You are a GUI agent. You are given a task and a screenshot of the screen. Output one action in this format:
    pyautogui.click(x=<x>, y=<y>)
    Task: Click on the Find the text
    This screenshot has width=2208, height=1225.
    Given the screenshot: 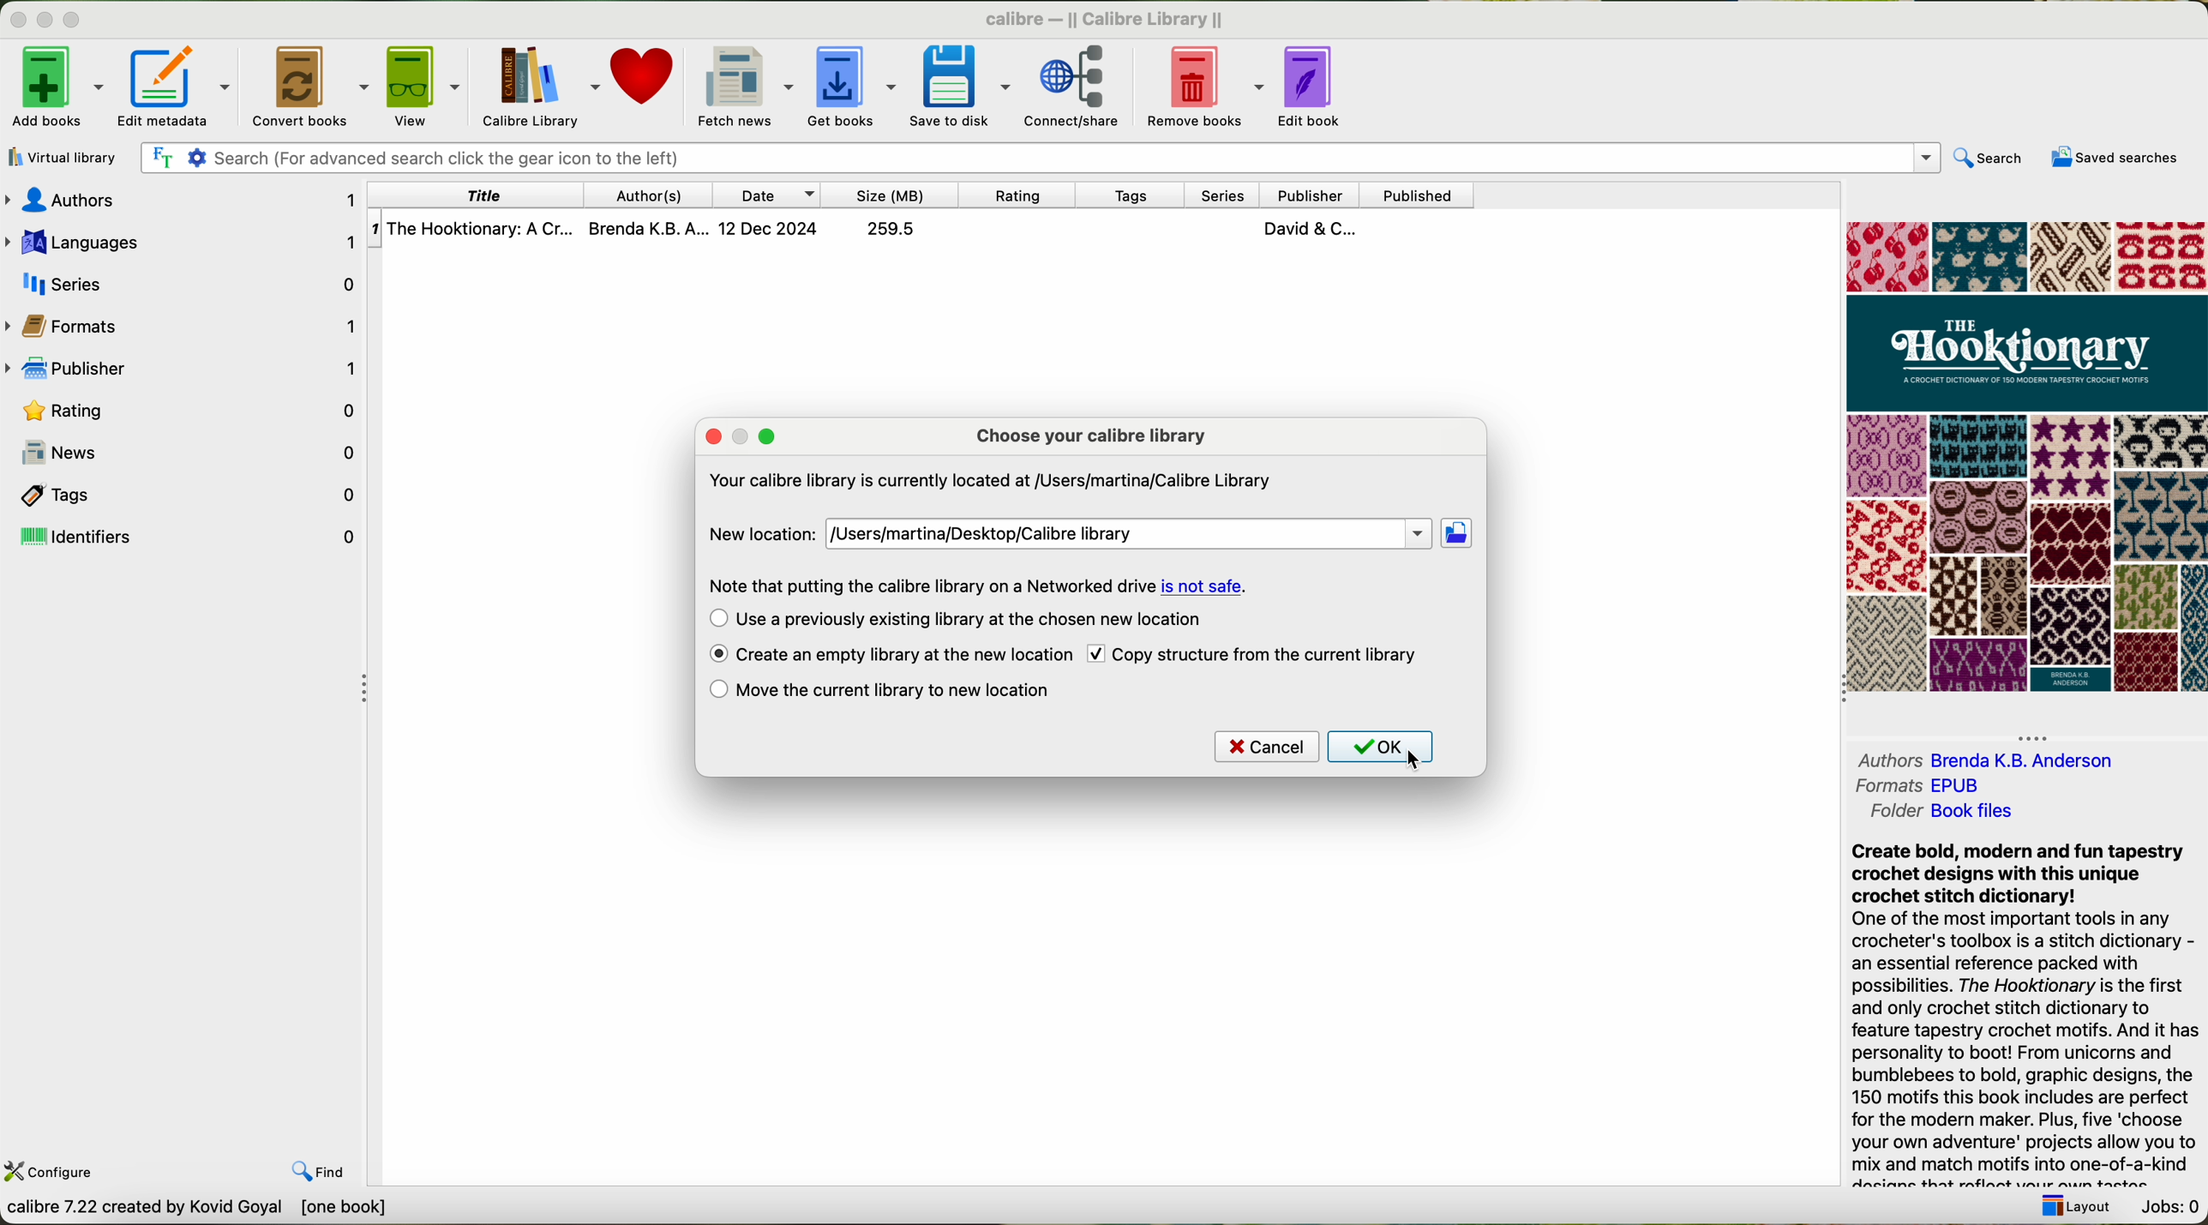 What is the action you would take?
    pyautogui.click(x=160, y=155)
    